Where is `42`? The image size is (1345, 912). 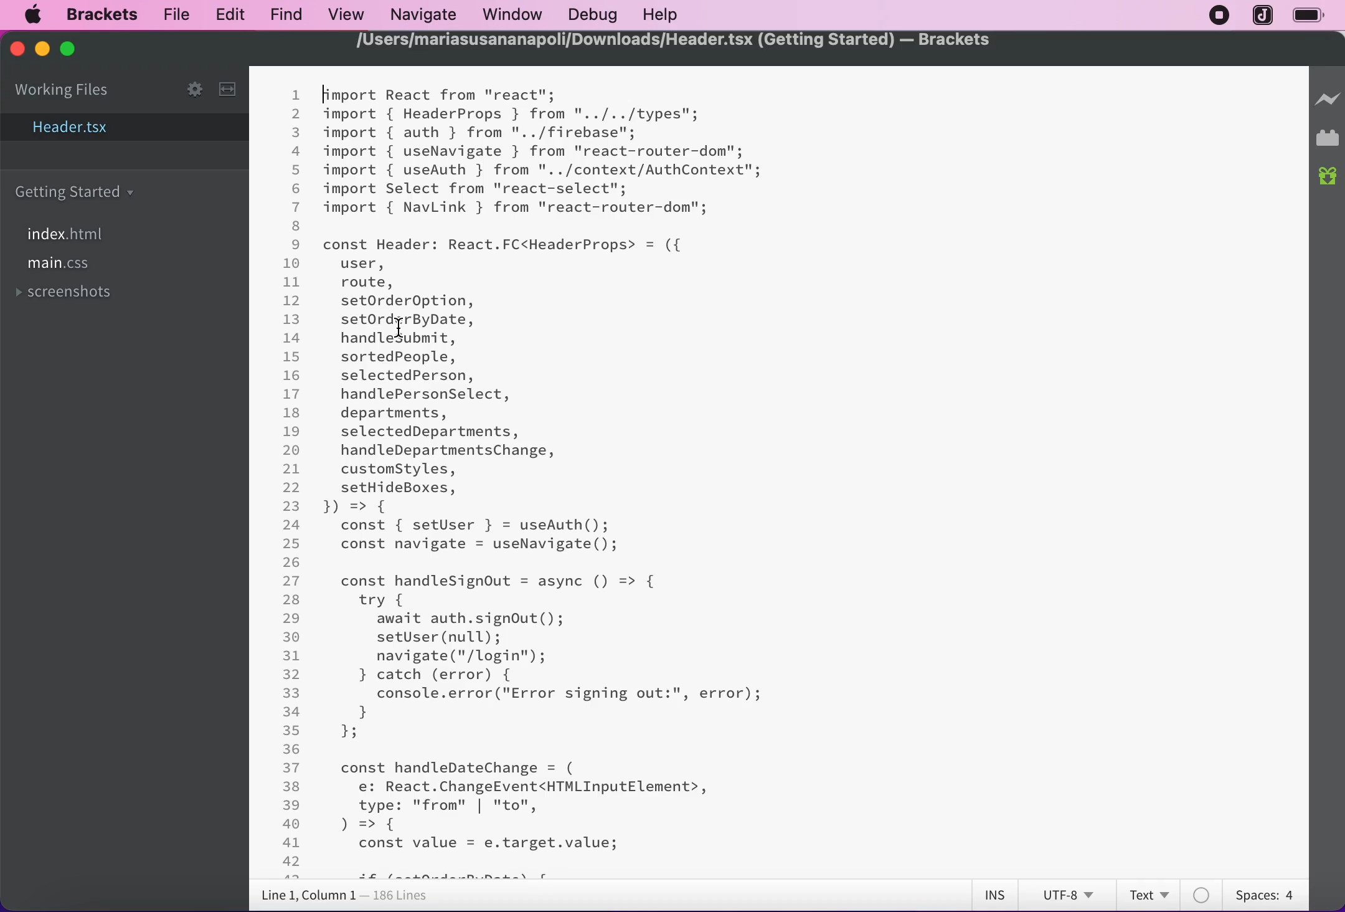 42 is located at coordinates (293, 862).